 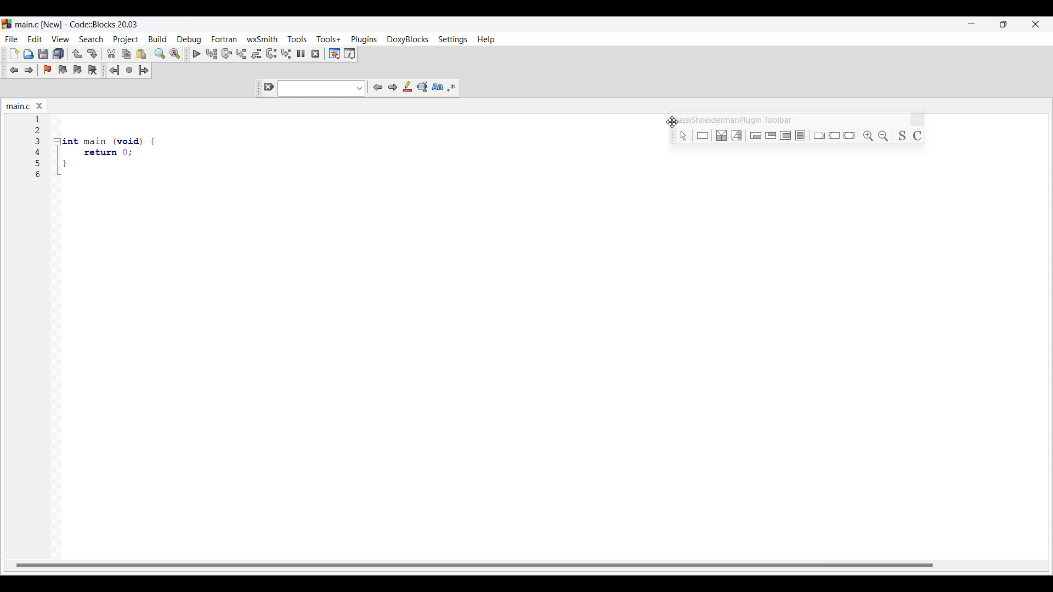 What do you see at coordinates (920, 134) in the screenshot?
I see `` at bounding box center [920, 134].